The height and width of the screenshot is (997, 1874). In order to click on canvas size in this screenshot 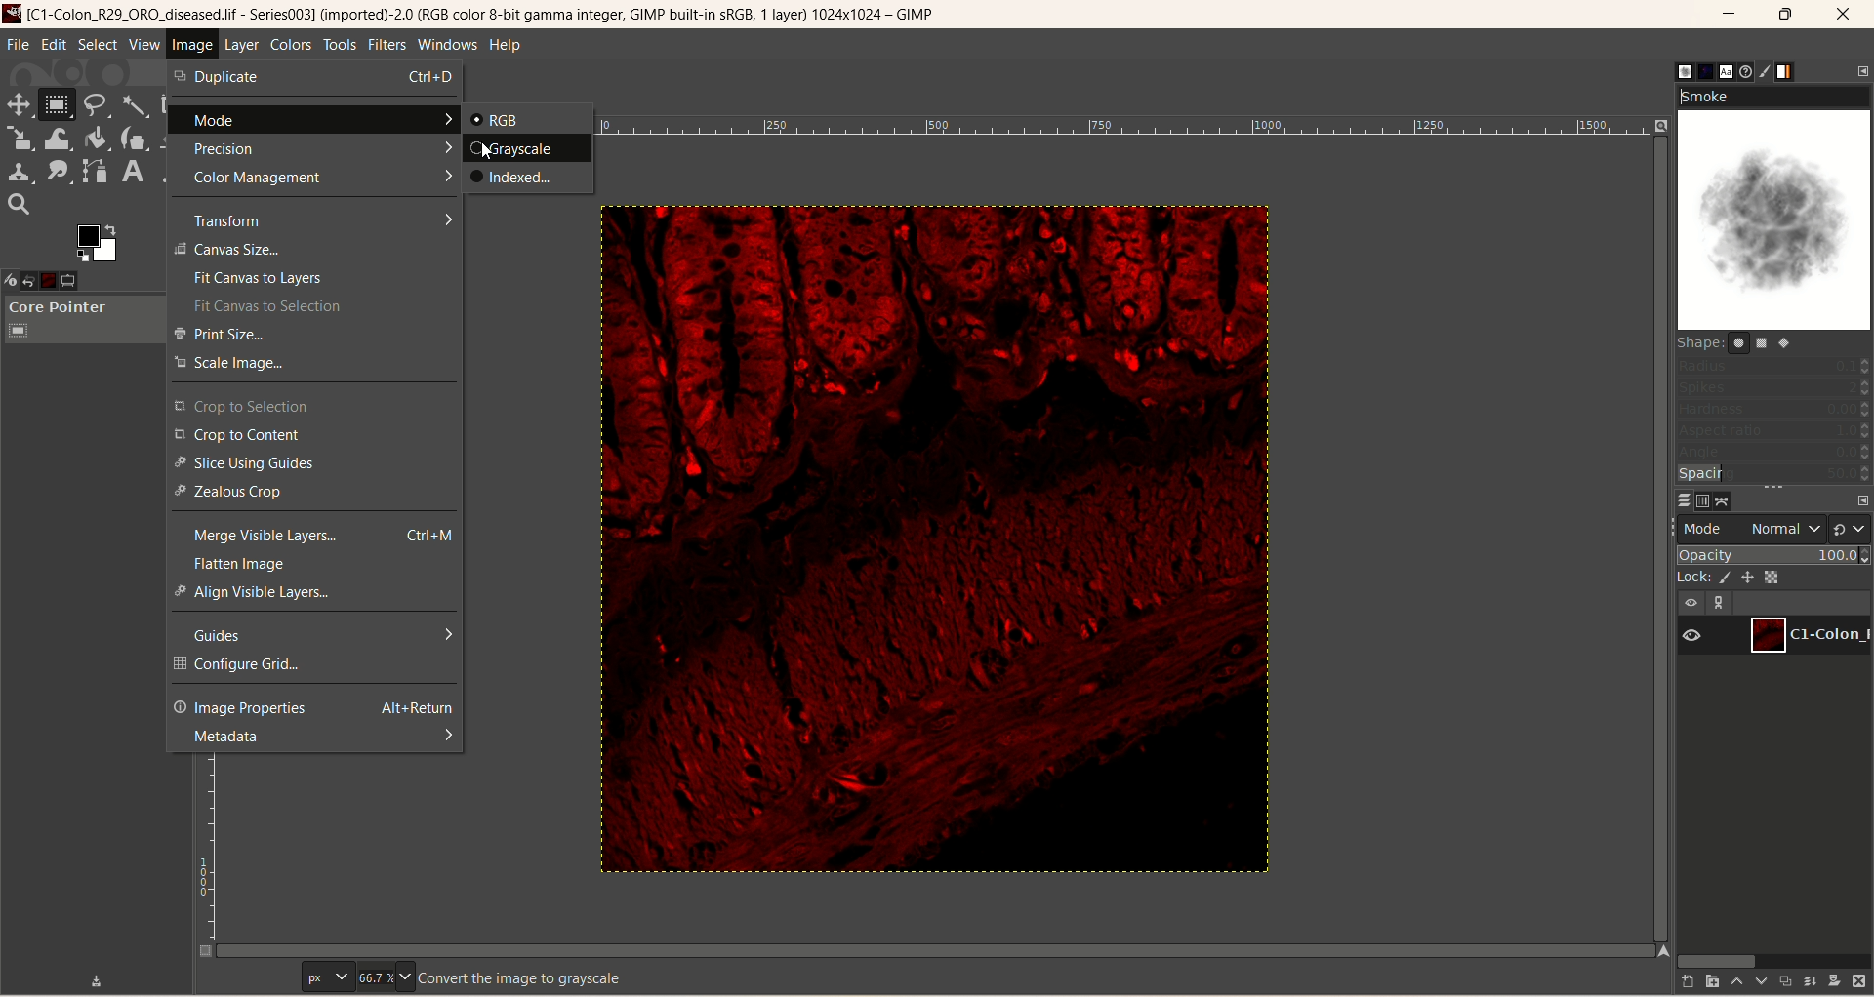, I will do `click(313, 250)`.